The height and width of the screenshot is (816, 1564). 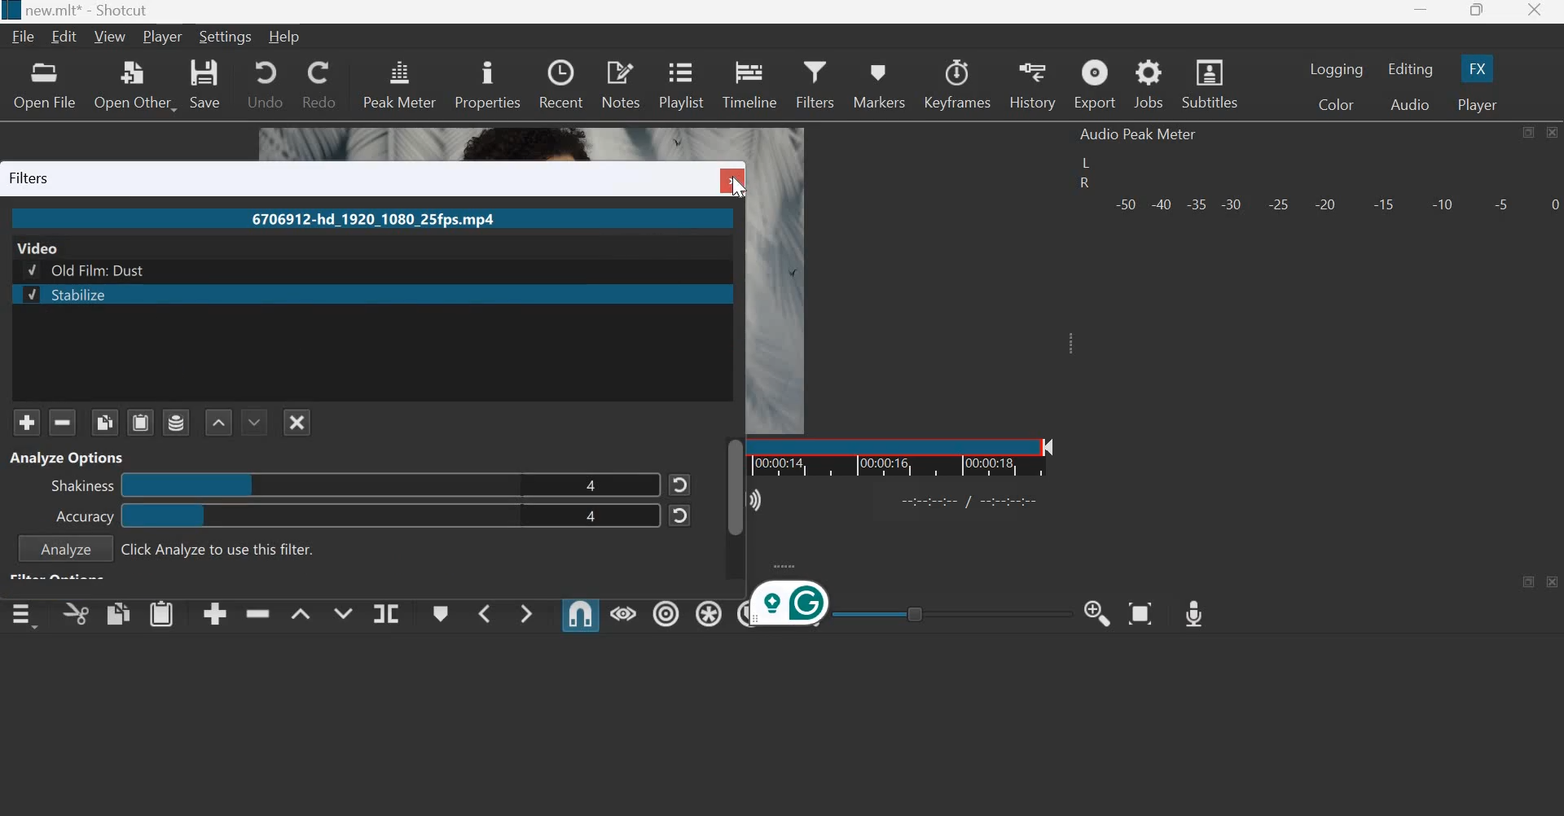 I want to click on Timeline, so click(x=925, y=456).